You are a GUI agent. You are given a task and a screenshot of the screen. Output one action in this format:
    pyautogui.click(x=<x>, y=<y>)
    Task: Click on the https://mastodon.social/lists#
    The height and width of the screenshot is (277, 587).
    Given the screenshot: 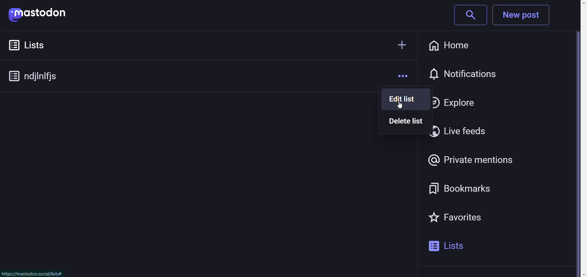 What is the action you would take?
    pyautogui.click(x=33, y=274)
    